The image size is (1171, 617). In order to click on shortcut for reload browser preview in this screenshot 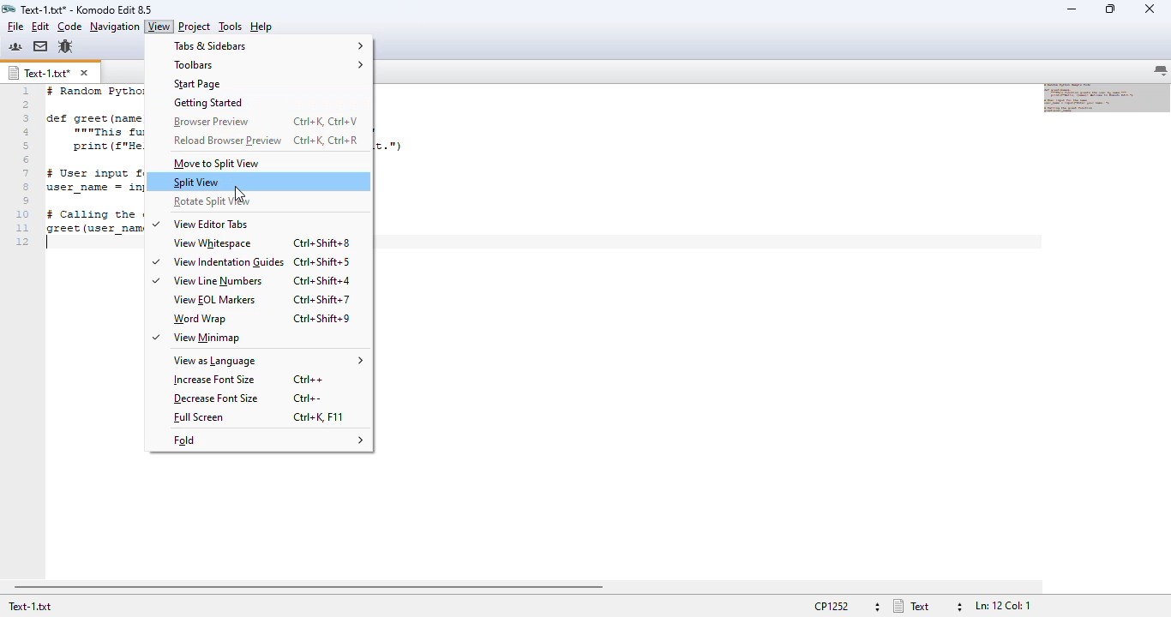, I will do `click(327, 140)`.